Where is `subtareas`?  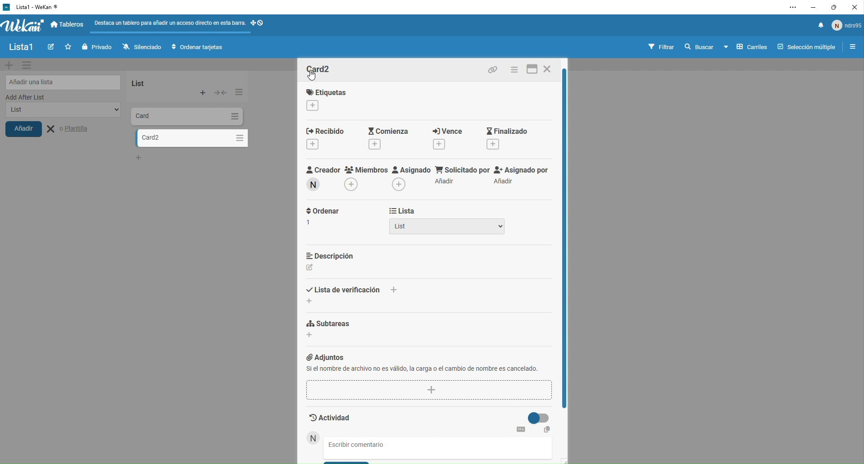
subtareas is located at coordinates (364, 333).